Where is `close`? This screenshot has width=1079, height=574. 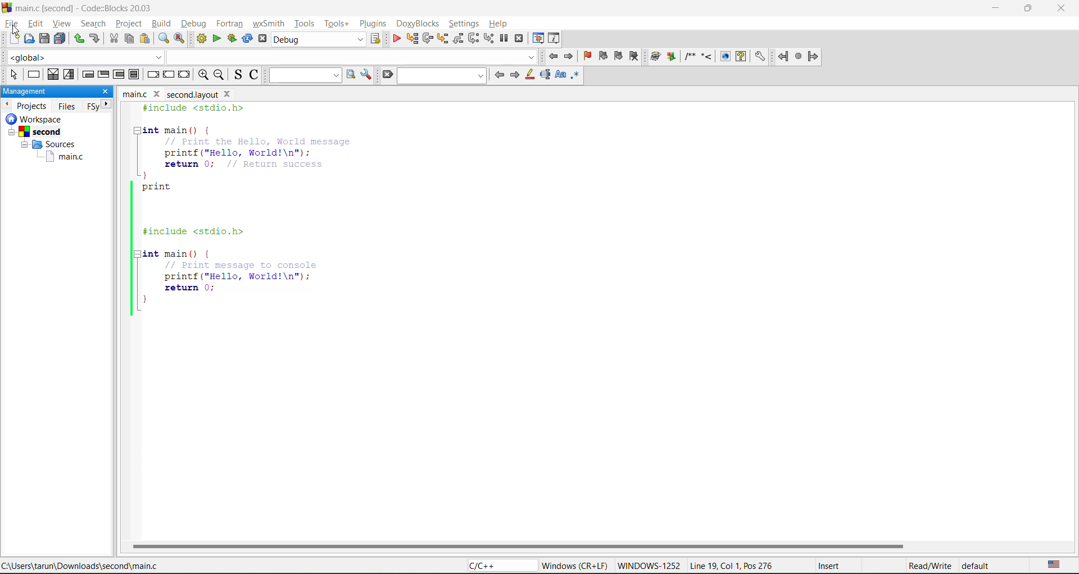
close is located at coordinates (104, 91).